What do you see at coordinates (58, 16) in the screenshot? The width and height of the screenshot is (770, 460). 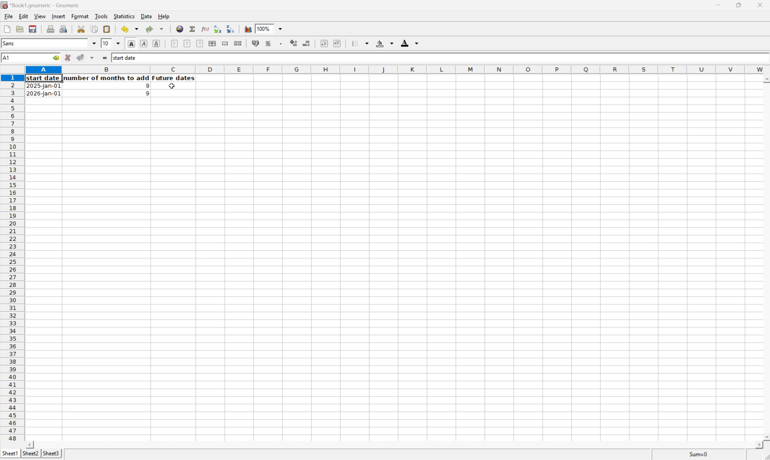 I see `Insert` at bounding box center [58, 16].